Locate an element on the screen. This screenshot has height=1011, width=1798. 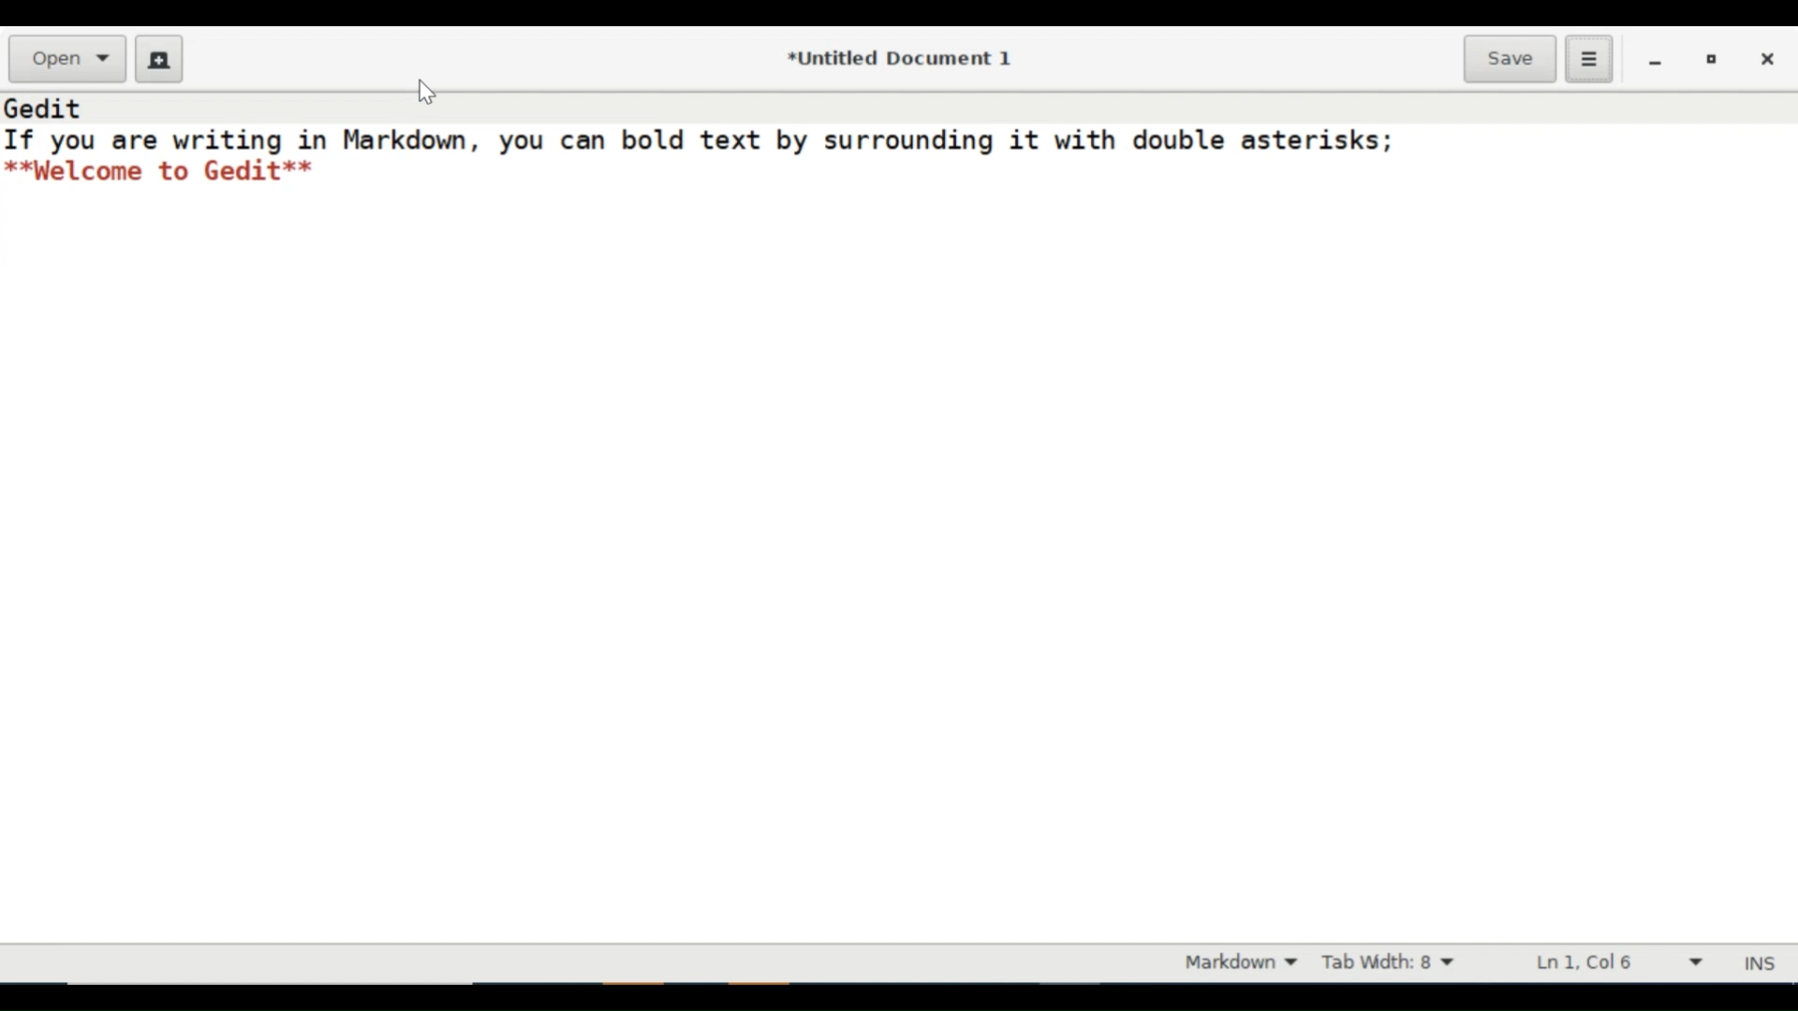
restore is located at coordinates (1717, 59).